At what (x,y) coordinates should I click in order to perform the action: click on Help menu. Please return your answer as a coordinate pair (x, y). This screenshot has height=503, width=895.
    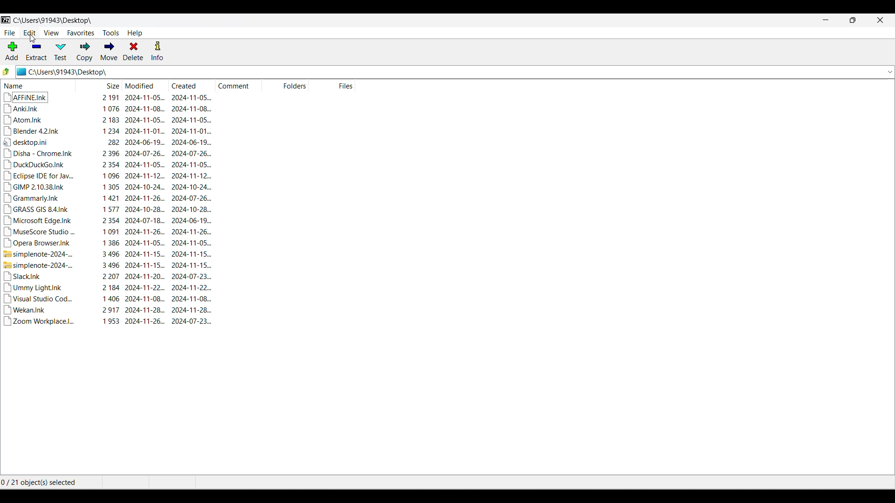
    Looking at the image, I should click on (135, 34).